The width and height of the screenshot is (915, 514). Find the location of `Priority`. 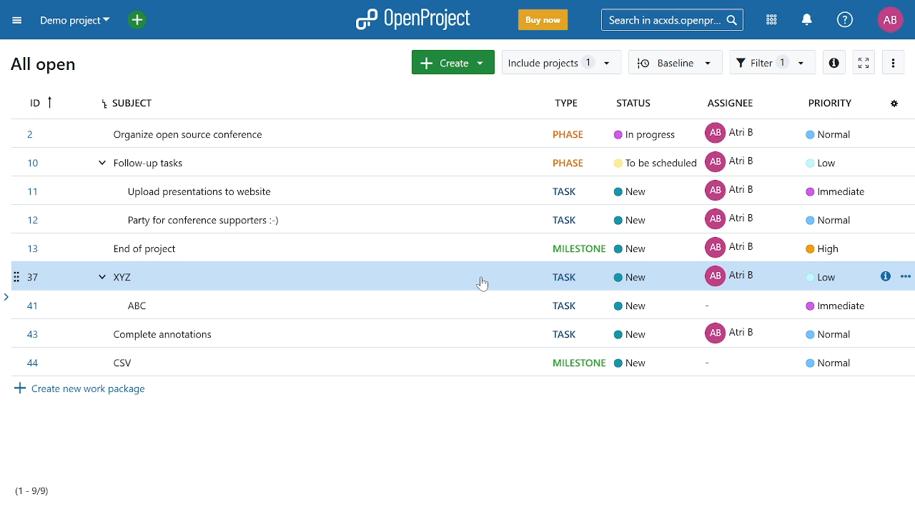

Priority is located at coordinates (834, 105).